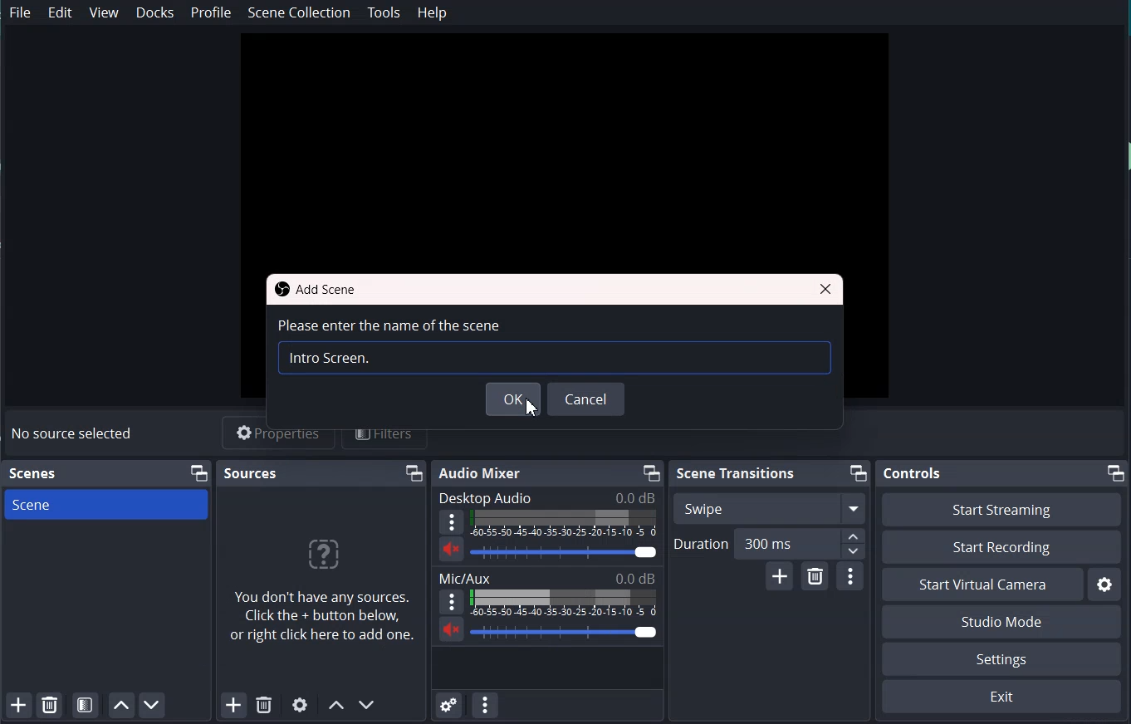 This screenshot has width=1131, height=724. What do you see at coordinates (516, 402) in the screenshot?
I see `OK` at bounding box center [516, 402].